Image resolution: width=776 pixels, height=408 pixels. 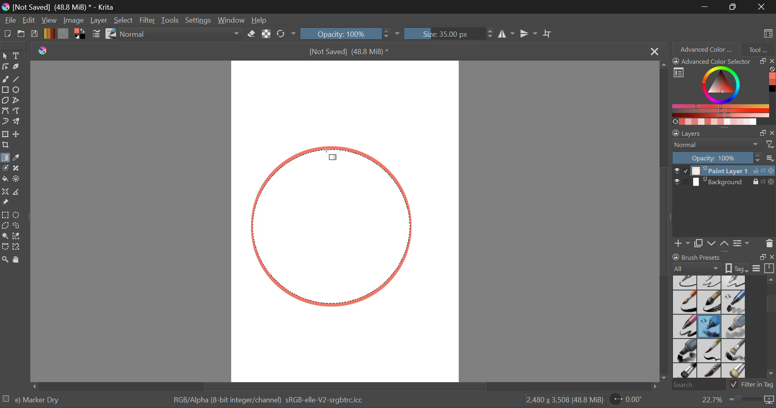 What do you see at coordinates (5, 235) in the screenshot?
I see `Tool` at bounding box center [5, 235].